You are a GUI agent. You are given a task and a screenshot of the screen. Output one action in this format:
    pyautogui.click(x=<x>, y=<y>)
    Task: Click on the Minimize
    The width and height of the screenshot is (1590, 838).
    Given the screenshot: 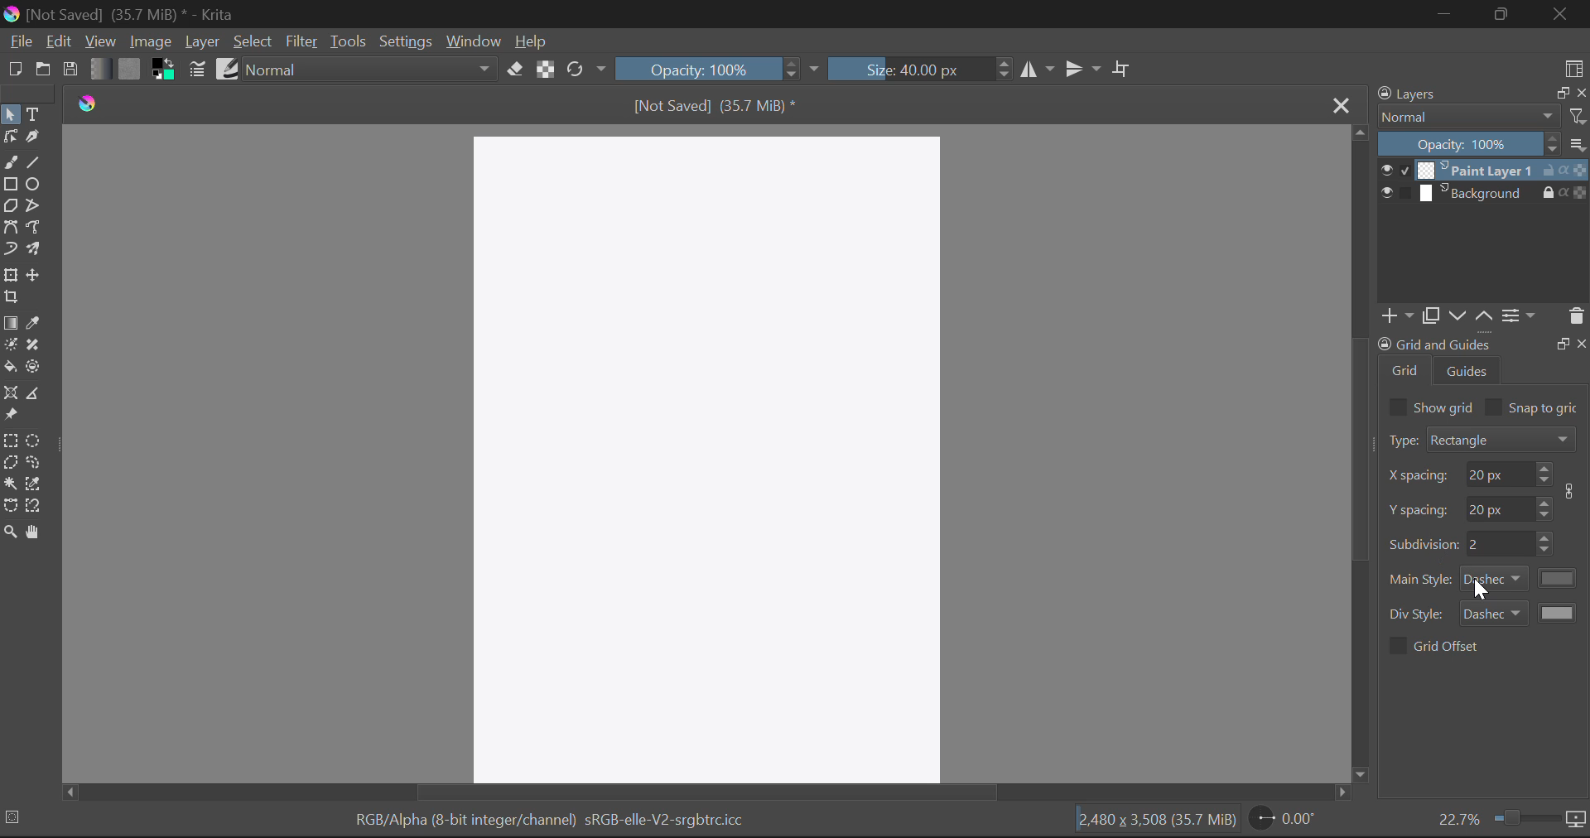 What is the action you would take?
    pyautogui.click(x=1507, y=14)
    